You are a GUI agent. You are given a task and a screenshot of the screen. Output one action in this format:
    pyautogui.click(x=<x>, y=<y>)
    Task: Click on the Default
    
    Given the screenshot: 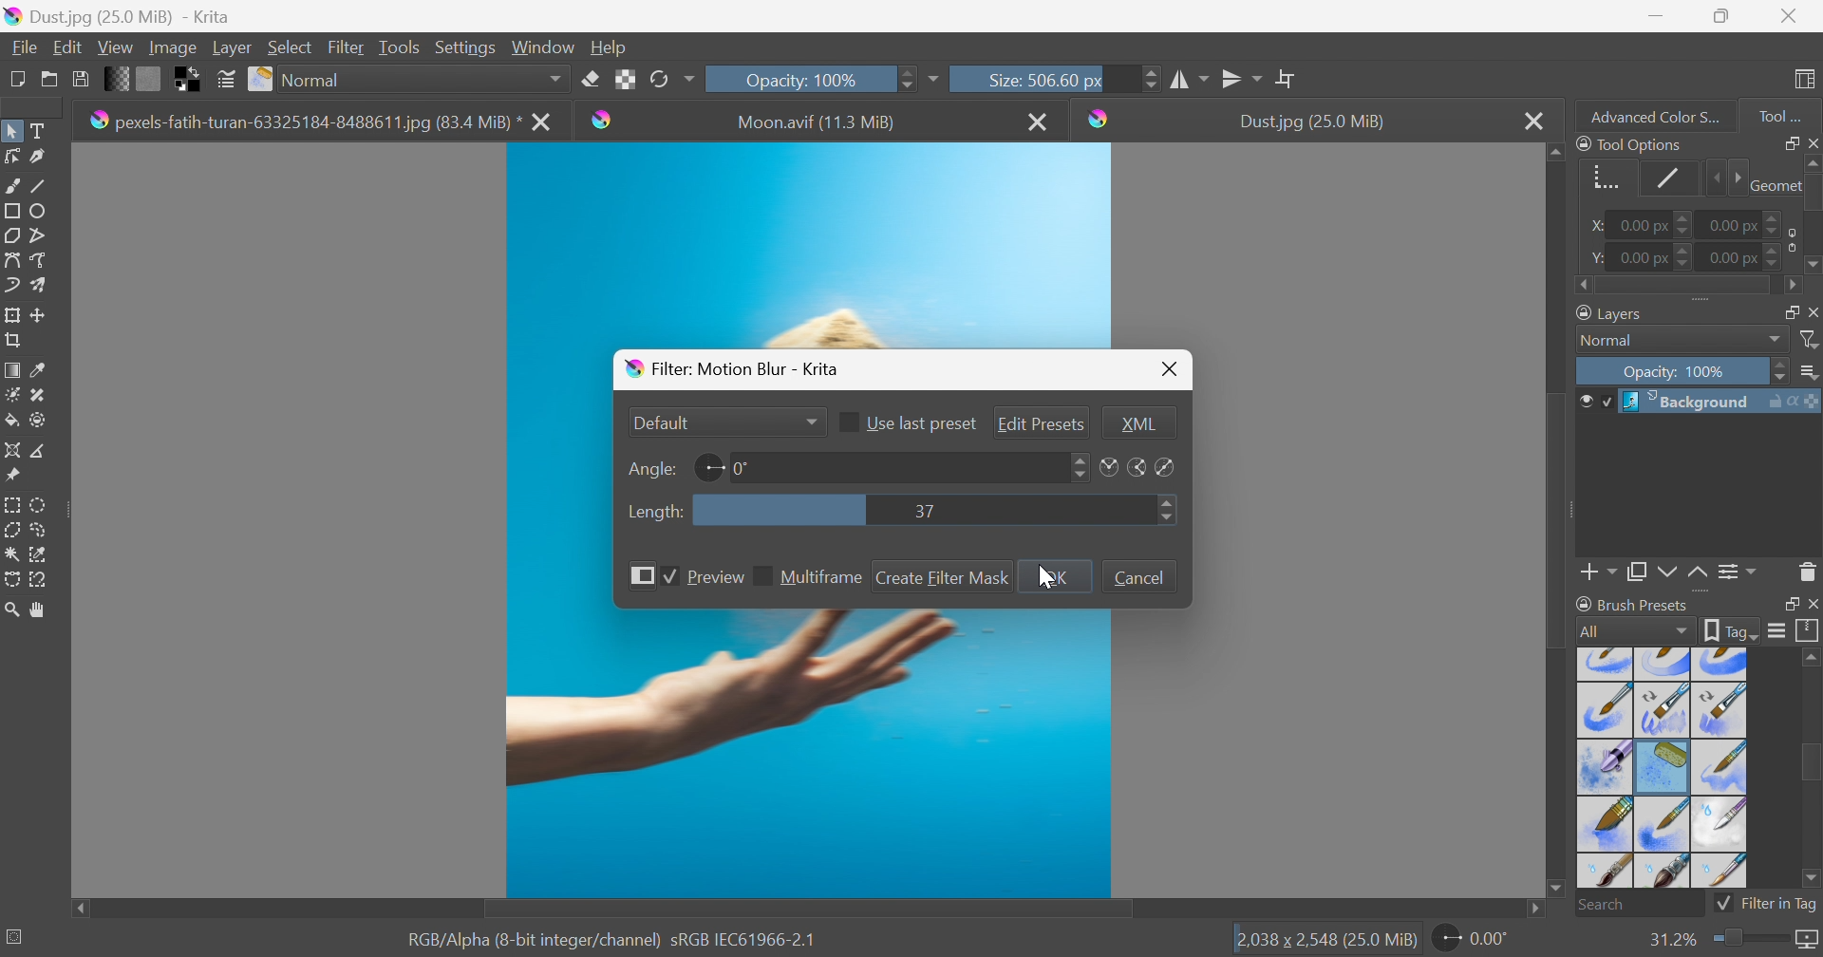 What is the action you would take?
    pyautogui.click(x=662, y=422)
    